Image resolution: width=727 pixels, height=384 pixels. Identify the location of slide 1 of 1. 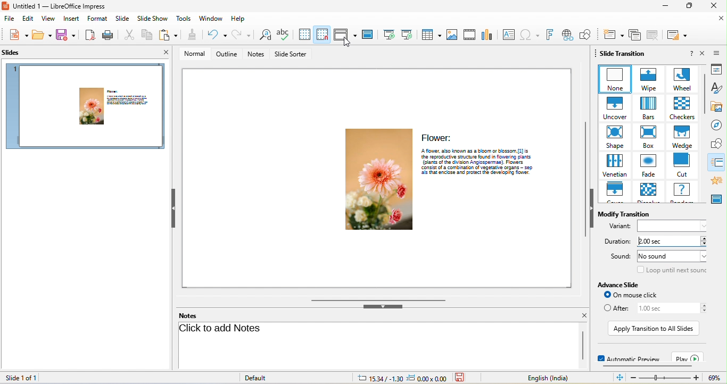
(20, 378).